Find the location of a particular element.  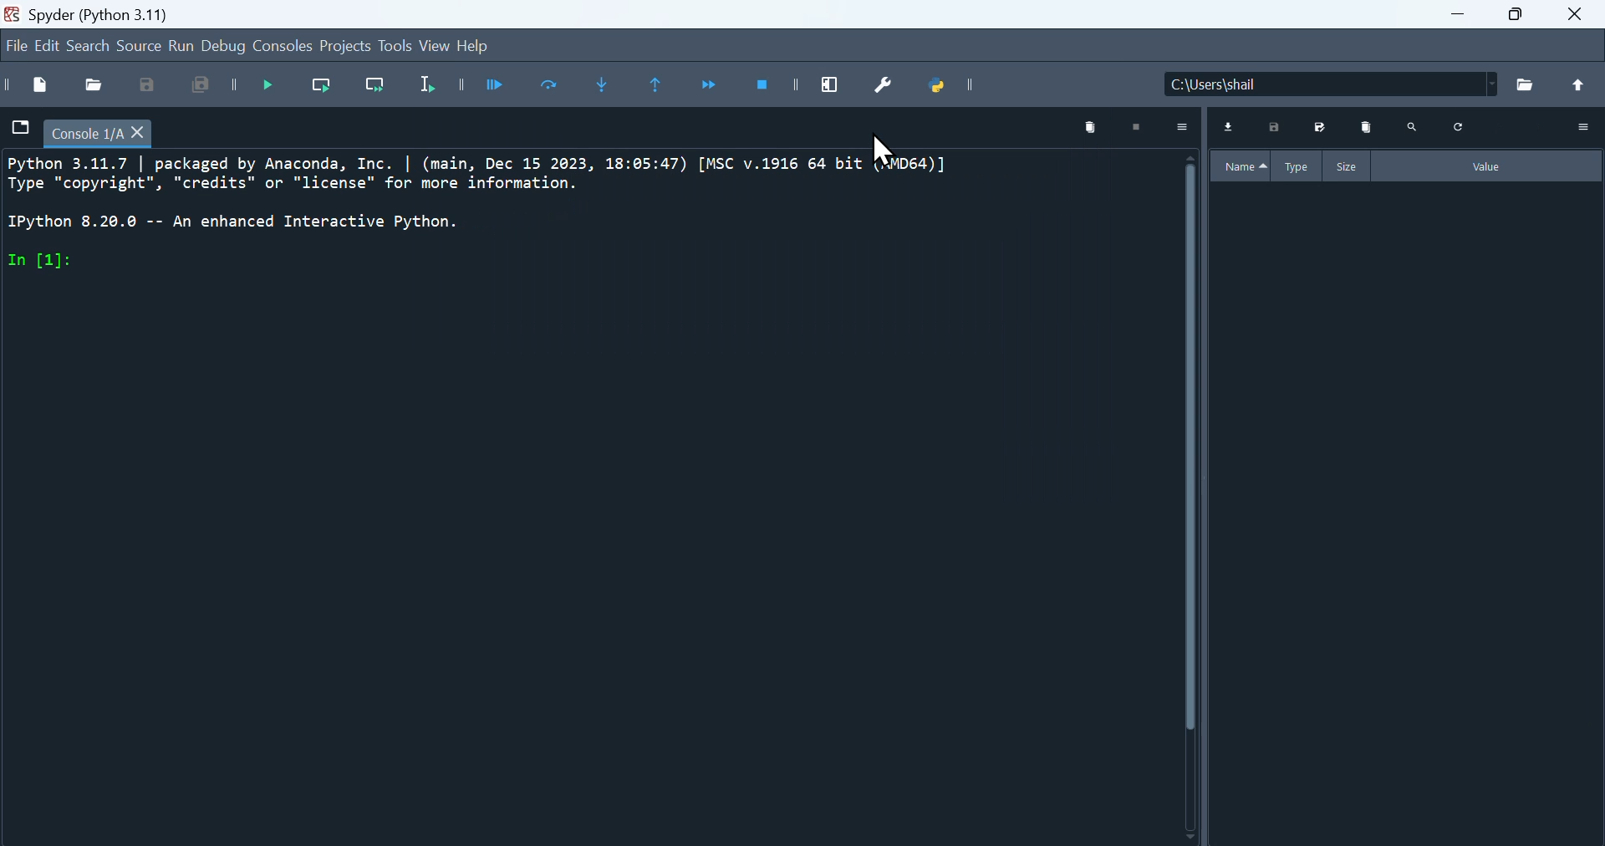

Vertical scroll bar is located at coordinates (1185, 496).